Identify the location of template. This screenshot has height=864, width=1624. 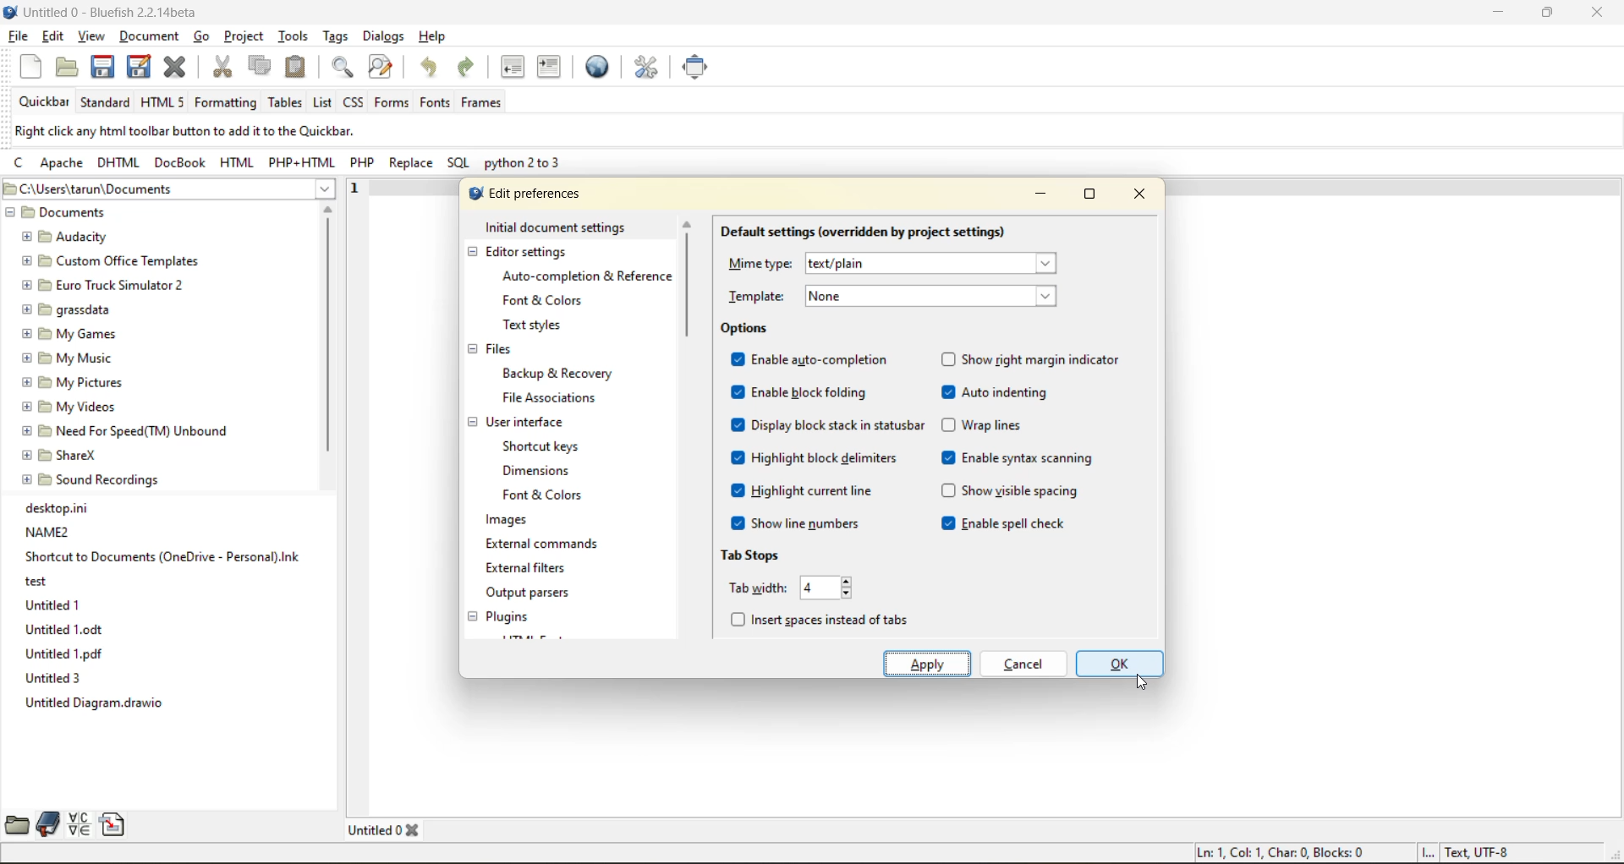
(896, 296).